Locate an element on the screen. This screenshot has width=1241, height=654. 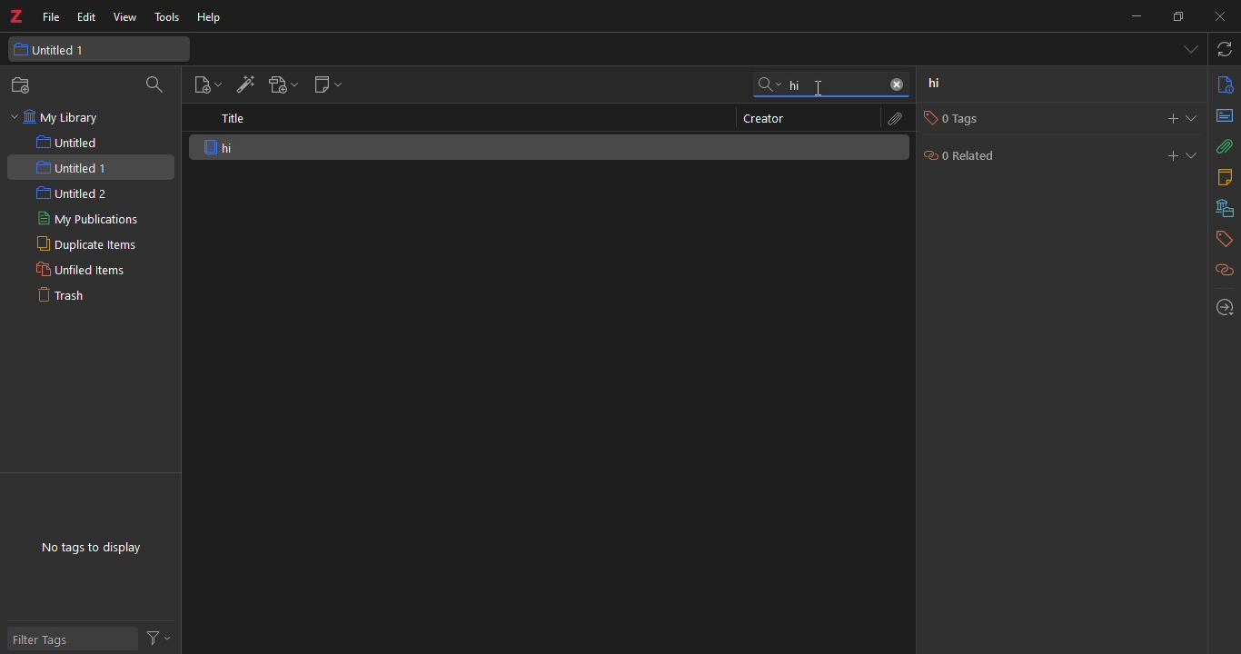
search is located at coordinates (151, 86).